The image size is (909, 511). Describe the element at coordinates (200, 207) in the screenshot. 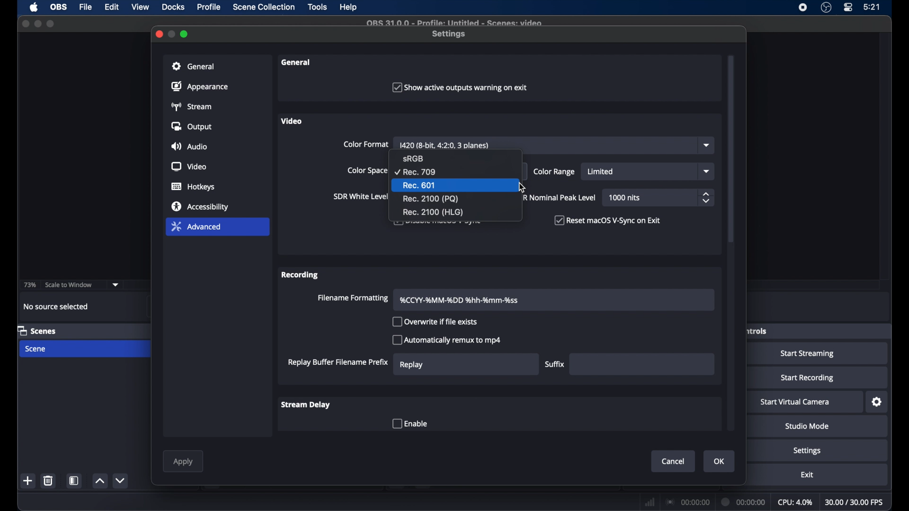

I see `accessibility` at that location.